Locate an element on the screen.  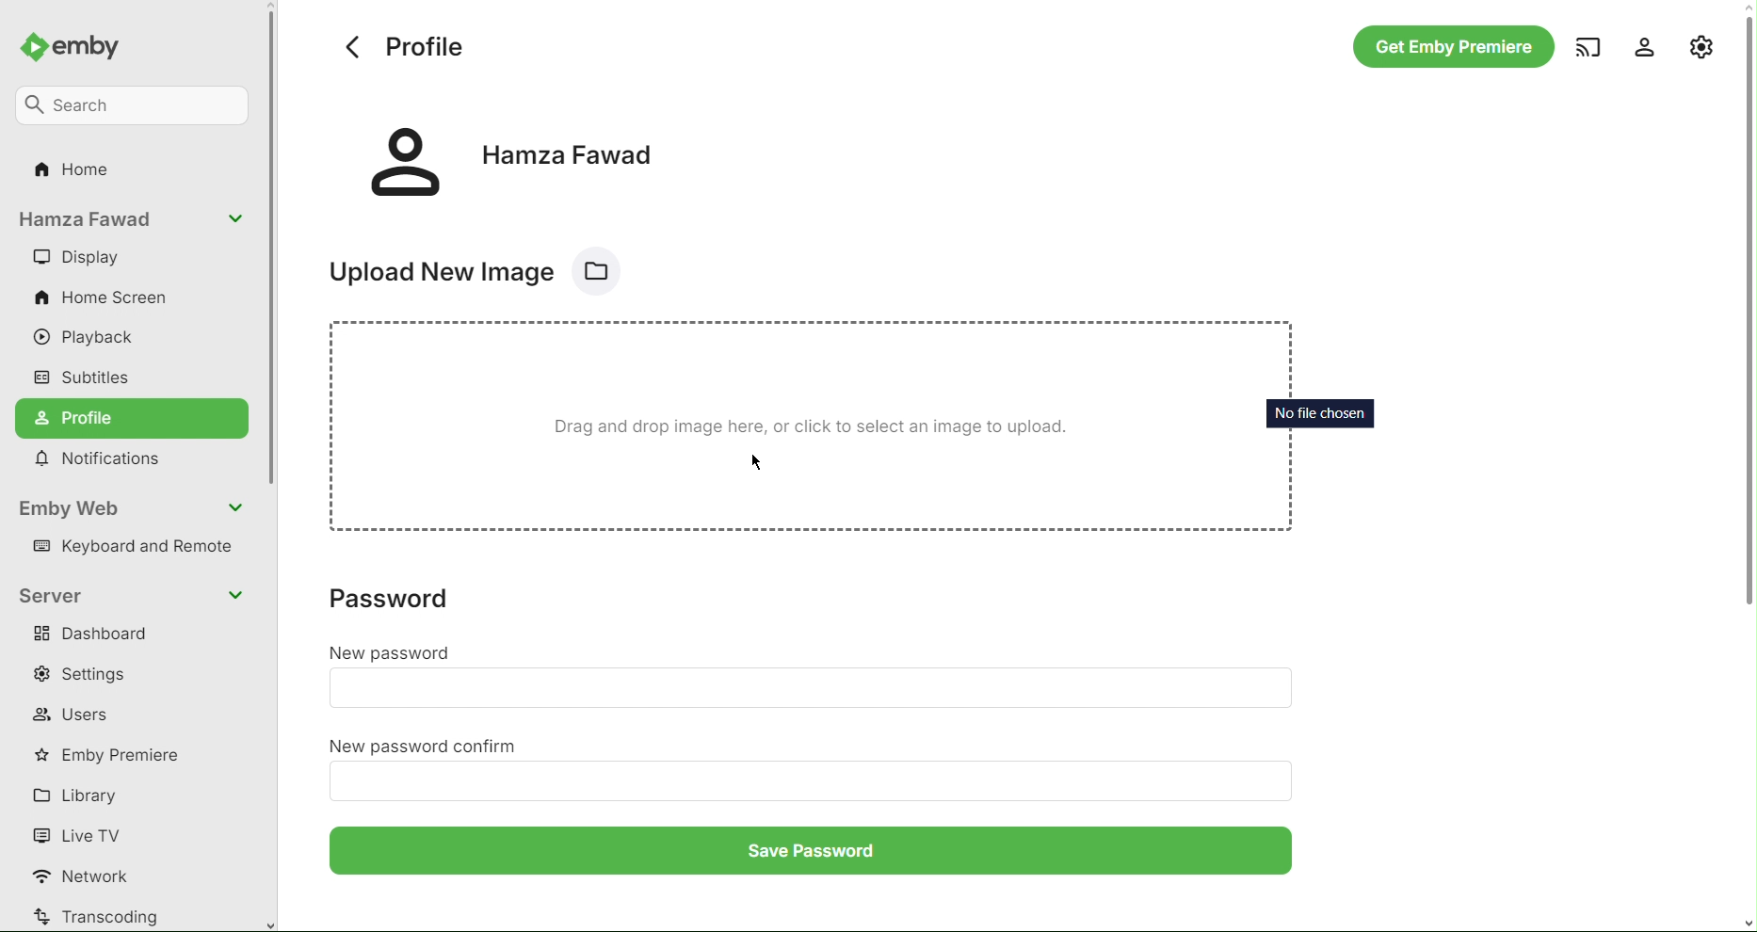
Profile is located at coordinates (402, 46).